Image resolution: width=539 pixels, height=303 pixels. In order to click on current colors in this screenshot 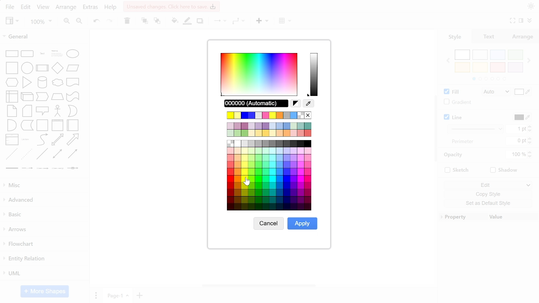, I will do `click(270, 130)`.